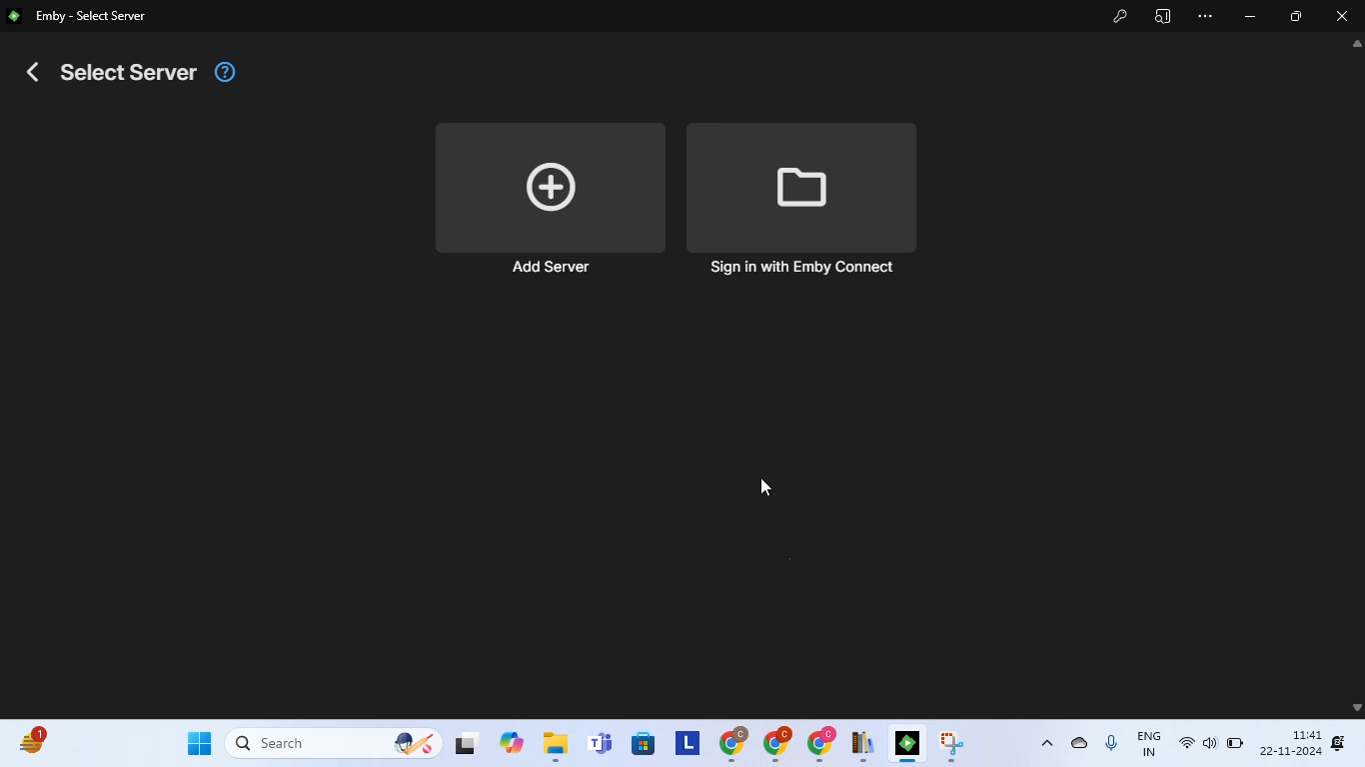 This screenshot has width=1365, height=767. What do you see at coordinates (35, 739) in the screenshot?
I see `weather forecast` at bounding box center [35, 739].